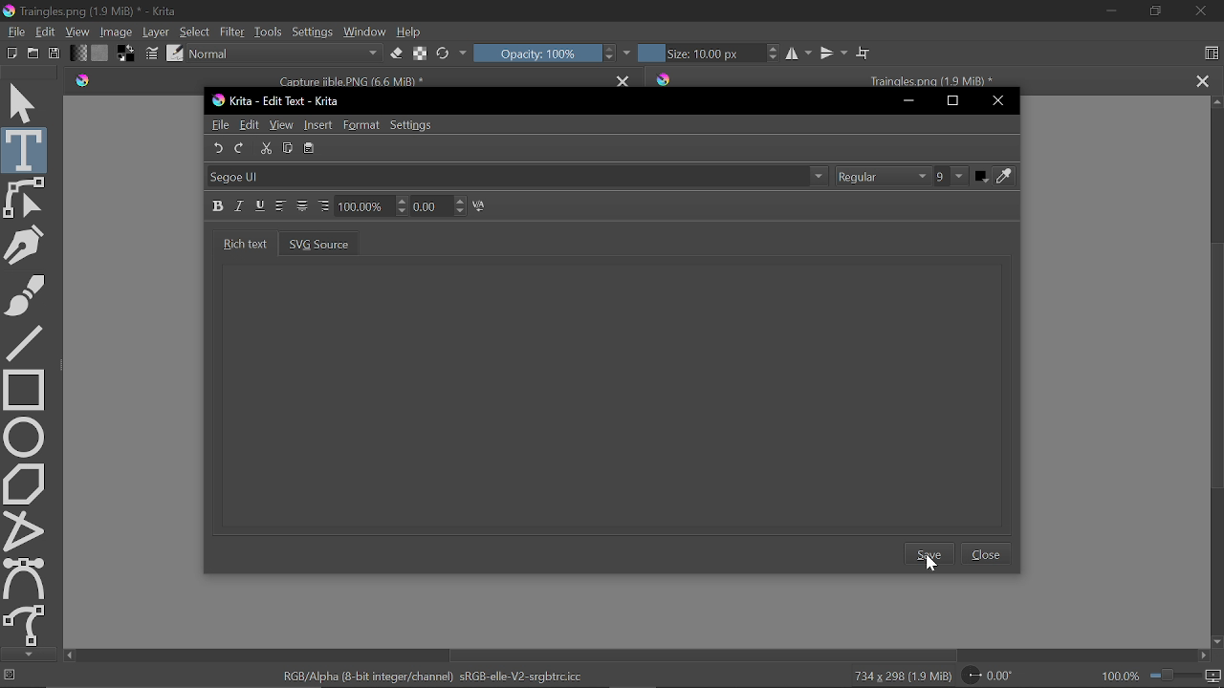 The height and width of the screenshot is (688, 1224). What do you see at coordinates (484, 207) in the screenshot?
I see `Kering` at bounding box center [484, 207].